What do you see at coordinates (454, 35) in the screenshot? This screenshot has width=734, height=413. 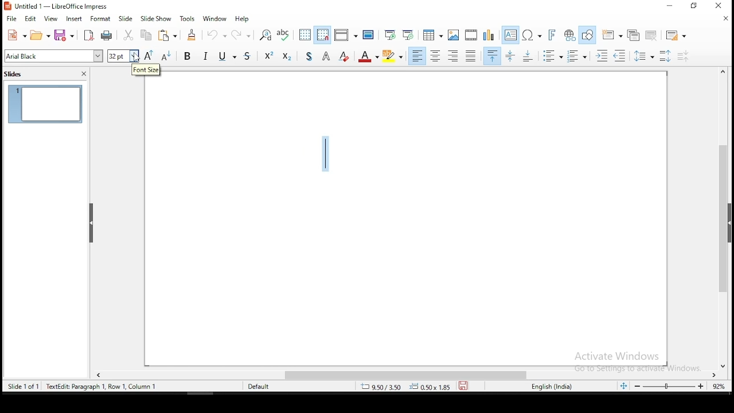 I see `image` at bounding box center [454, 35].